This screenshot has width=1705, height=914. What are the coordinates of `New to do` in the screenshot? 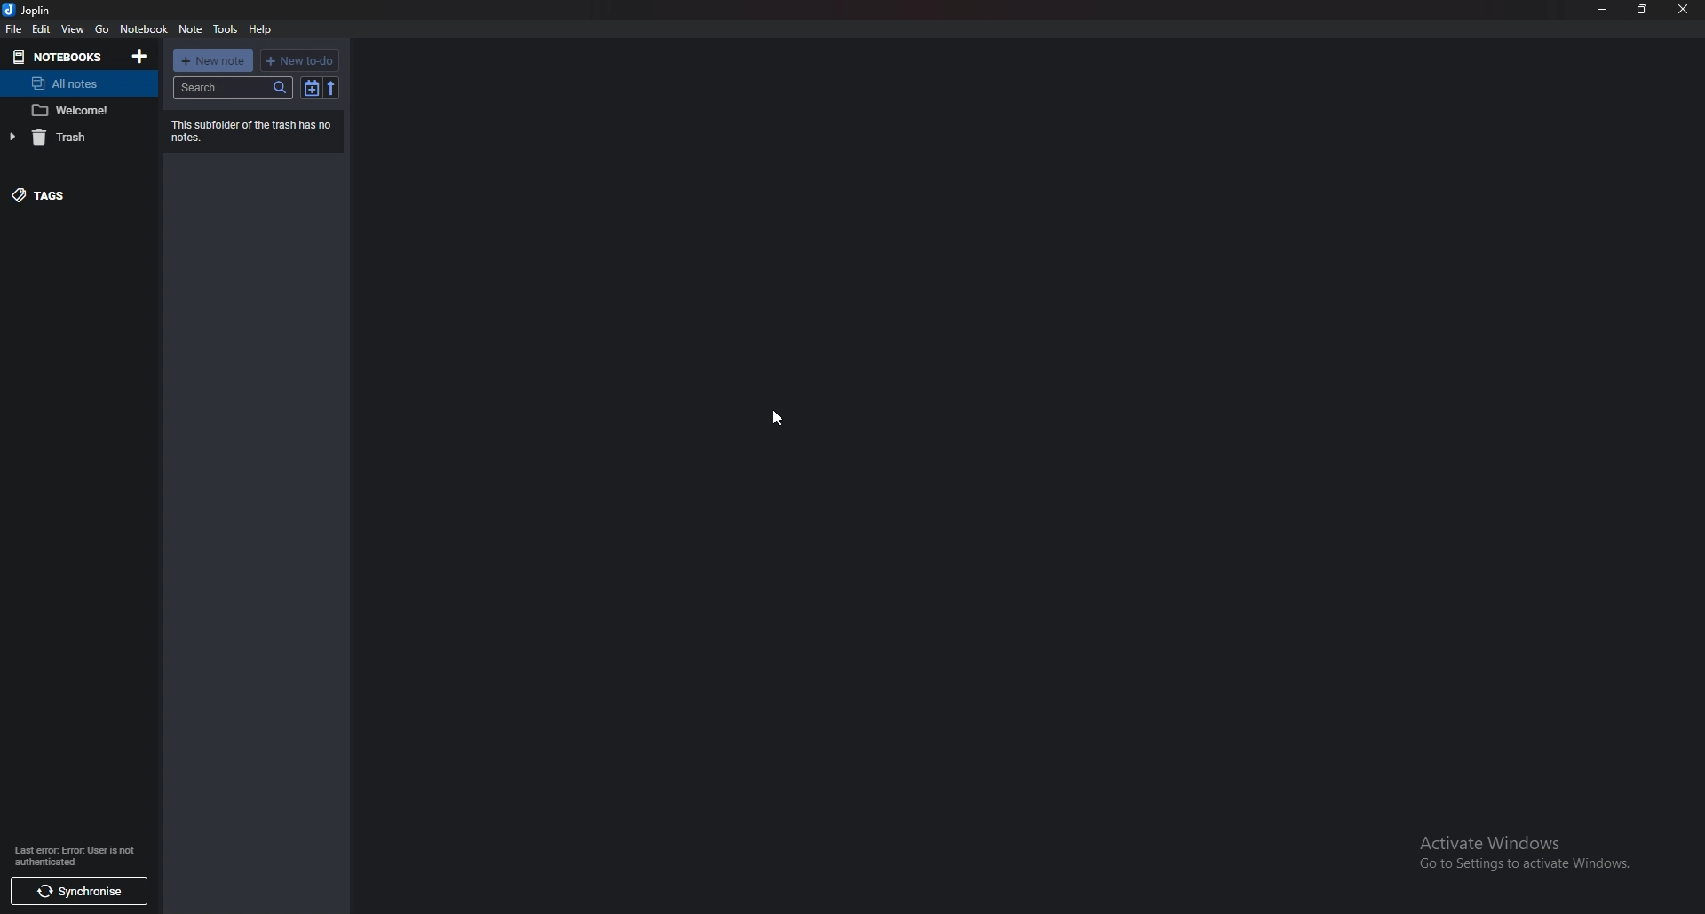 It's located at (298, 59).